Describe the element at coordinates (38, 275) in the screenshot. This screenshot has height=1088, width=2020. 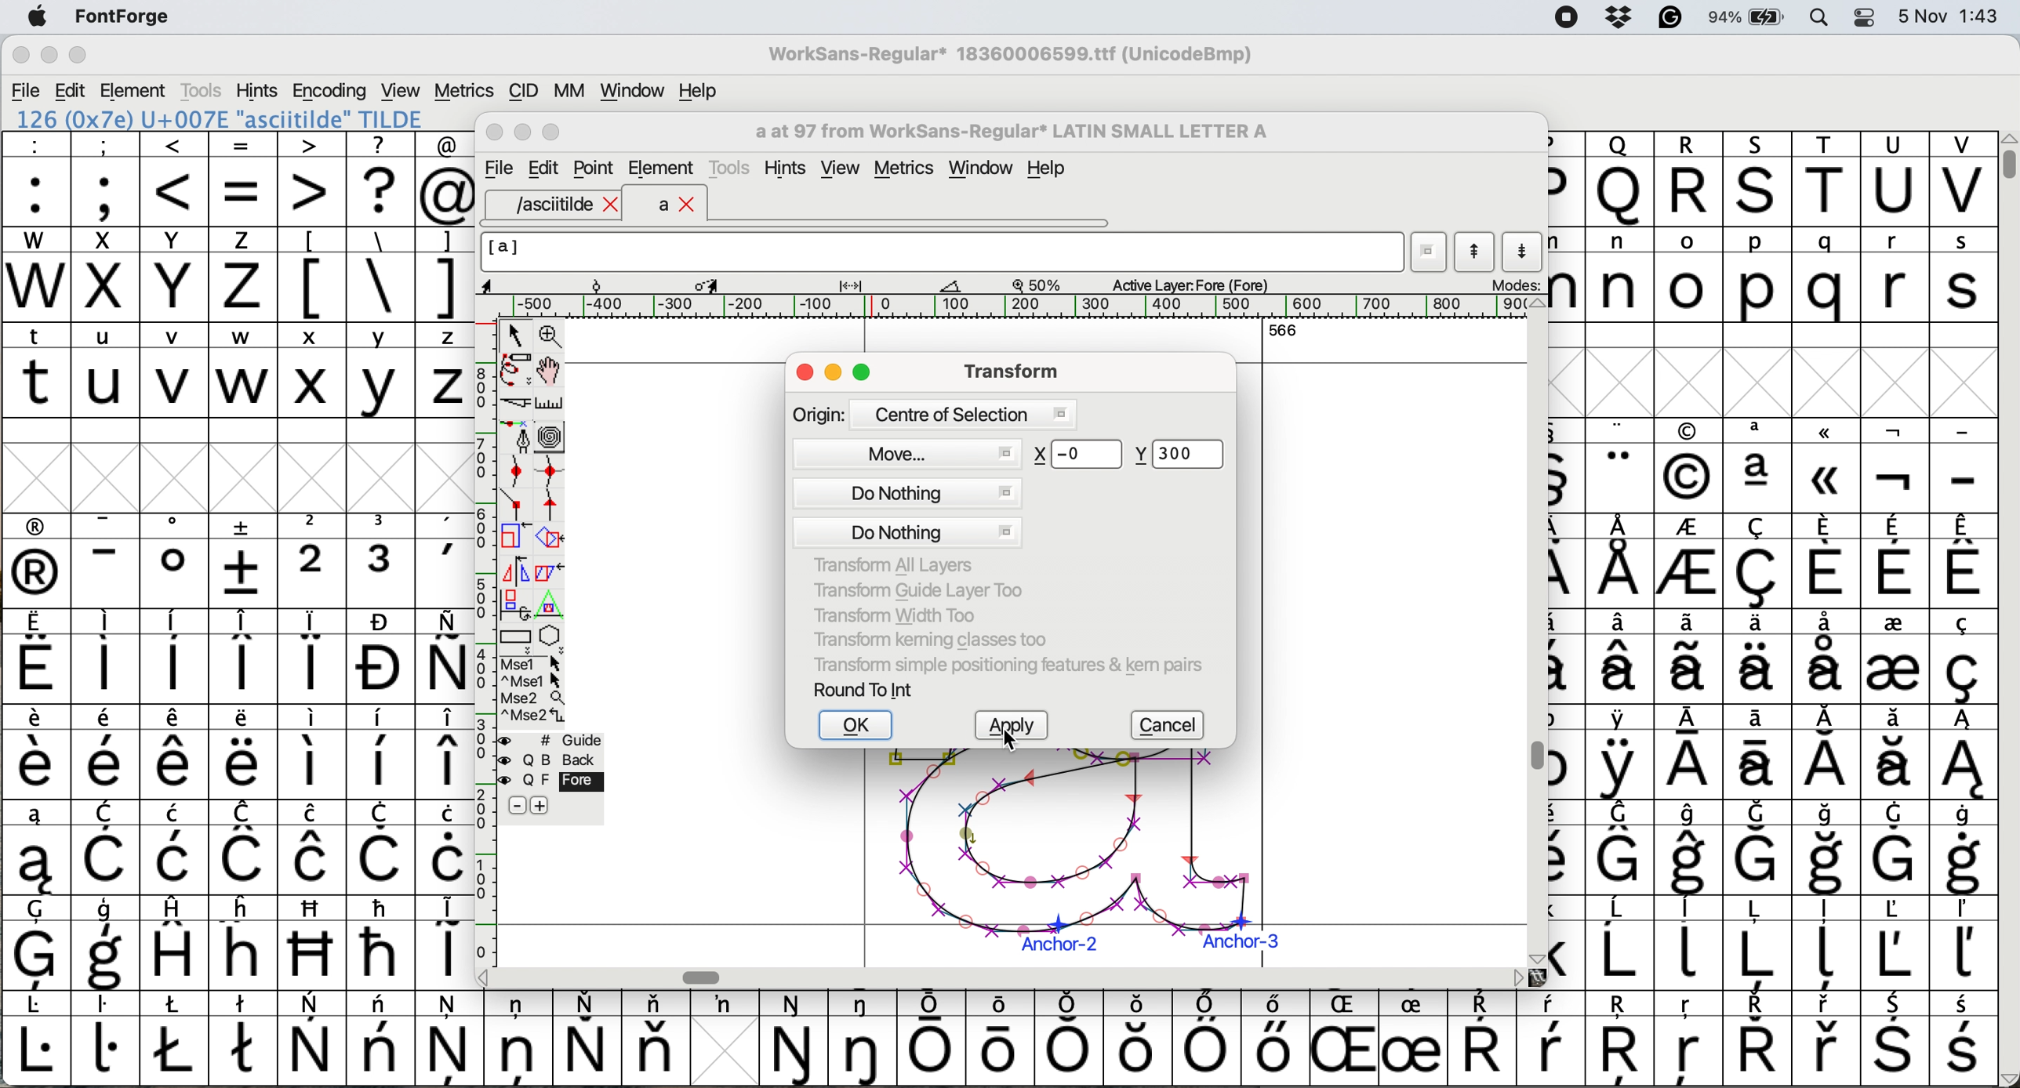
I see `W` at that location.